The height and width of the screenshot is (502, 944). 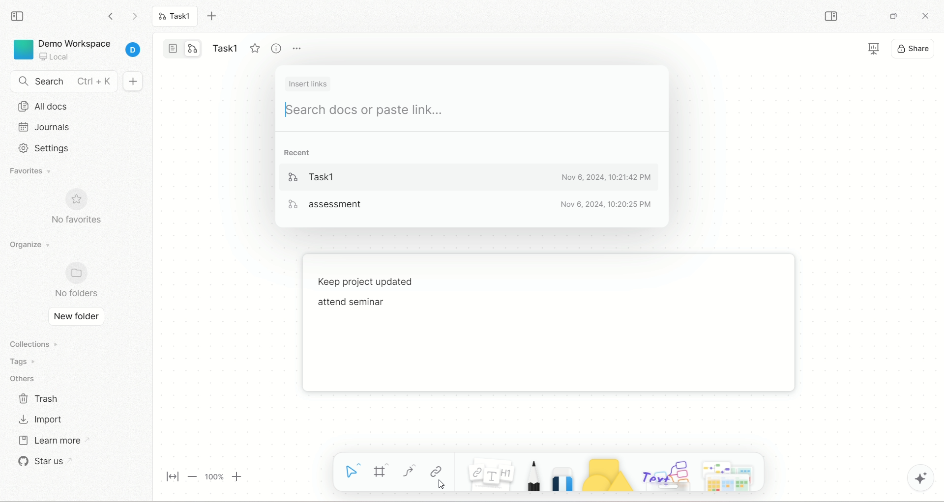 I want to click on learn more, so click(x=60, y=440).